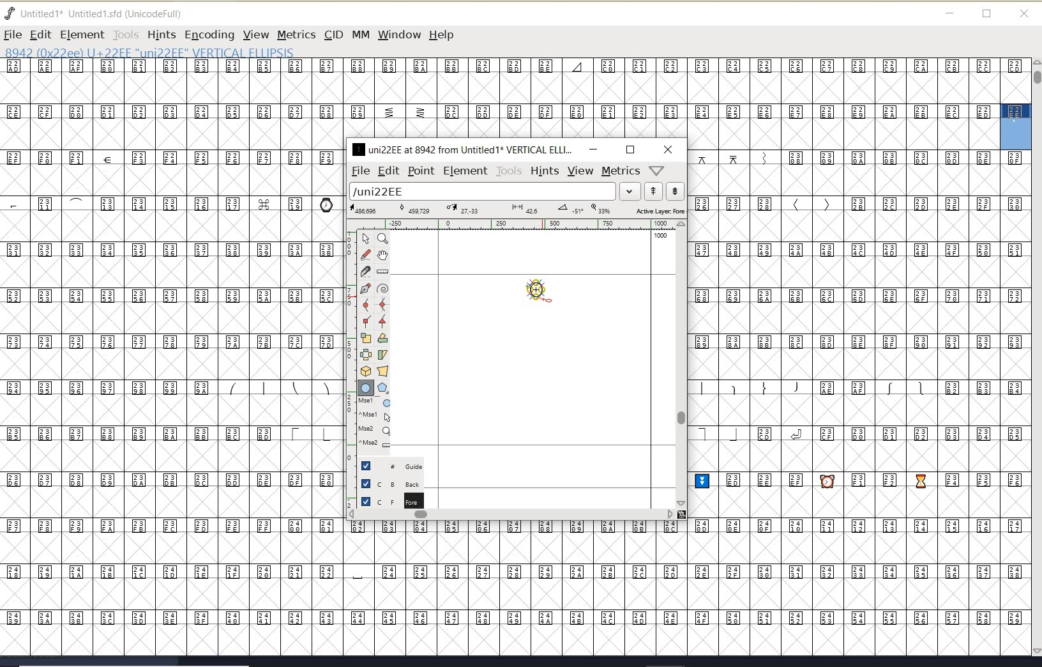 The height and width of the screenshot is (667, 1042). Describe the element at coordinates (621, 171) in the screenshot. I see `metrics` at that location.